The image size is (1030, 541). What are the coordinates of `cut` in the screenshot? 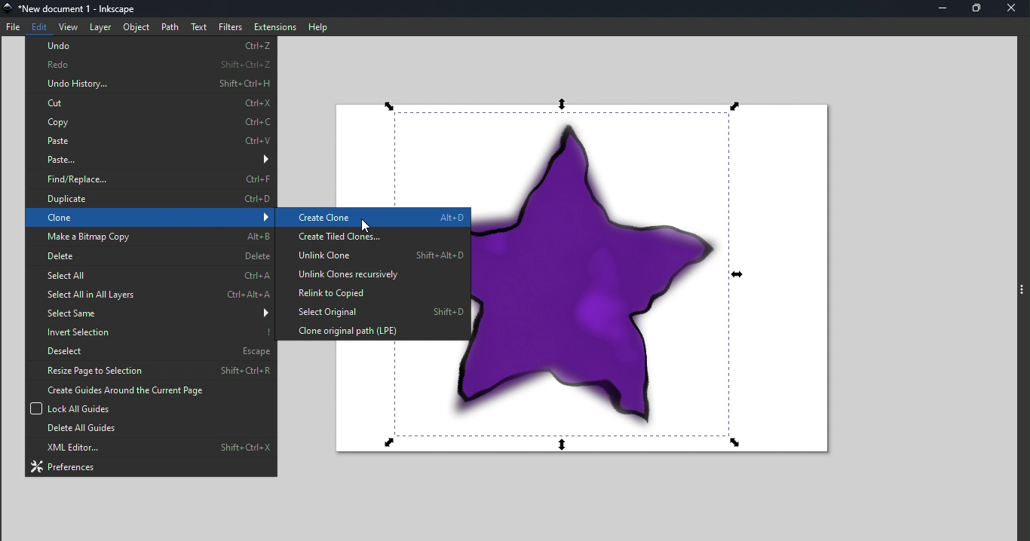 It's located at (152, 104).